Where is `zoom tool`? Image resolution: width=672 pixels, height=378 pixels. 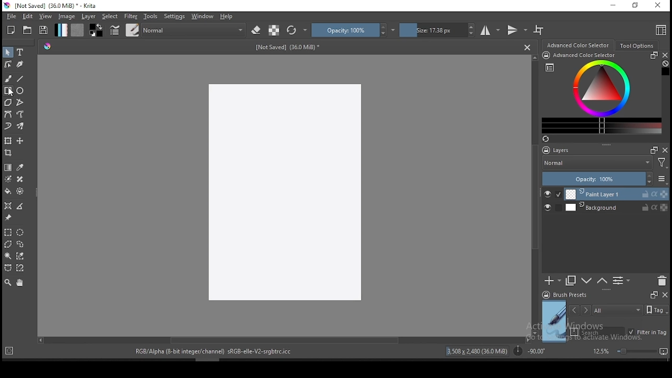
zoom tool is located at coordinates (8, 282).